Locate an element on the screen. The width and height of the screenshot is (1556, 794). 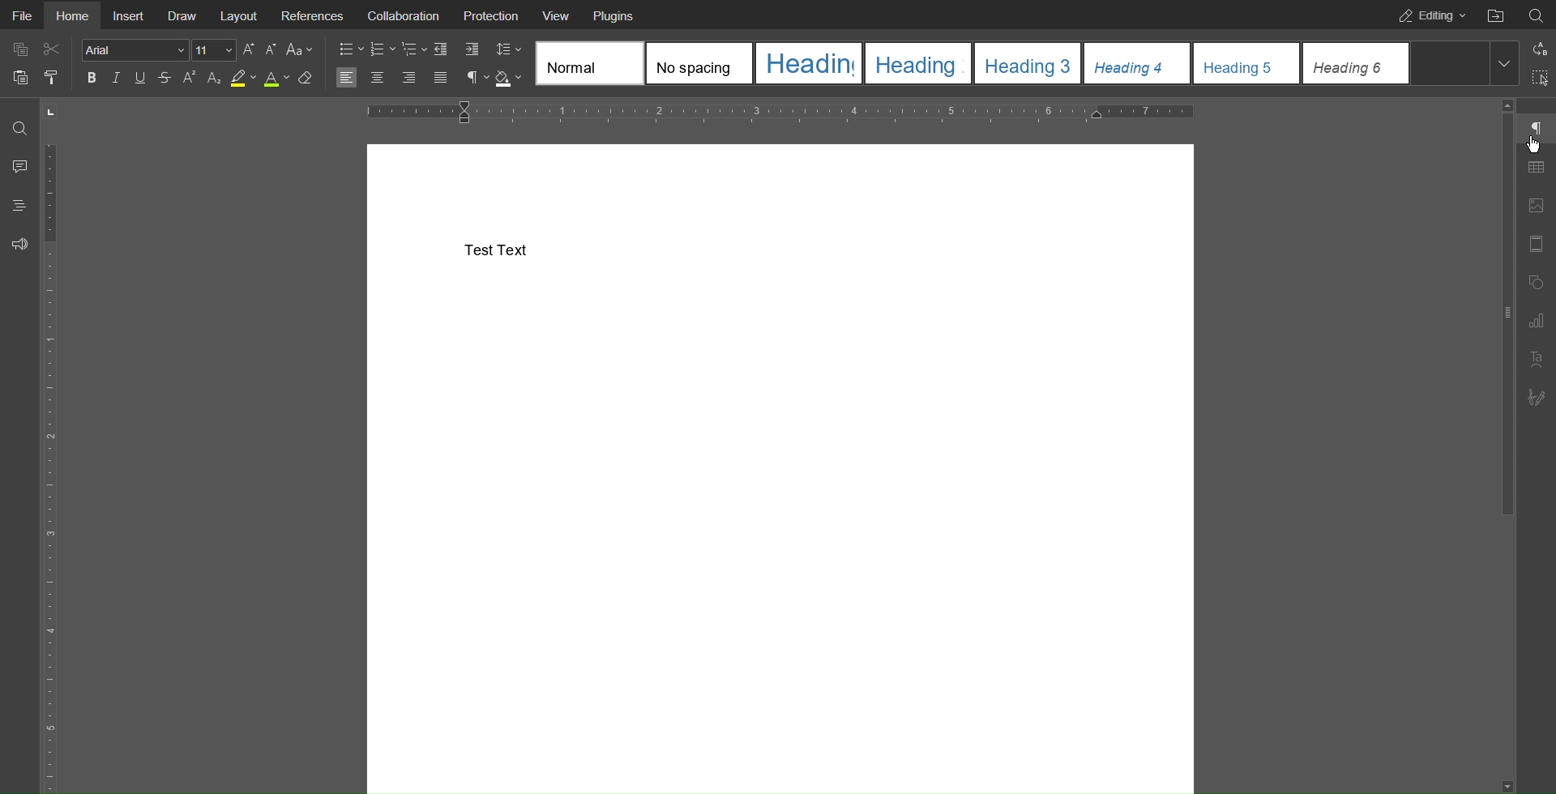
Horizontal Ruler is located at coordinates (776, 113).